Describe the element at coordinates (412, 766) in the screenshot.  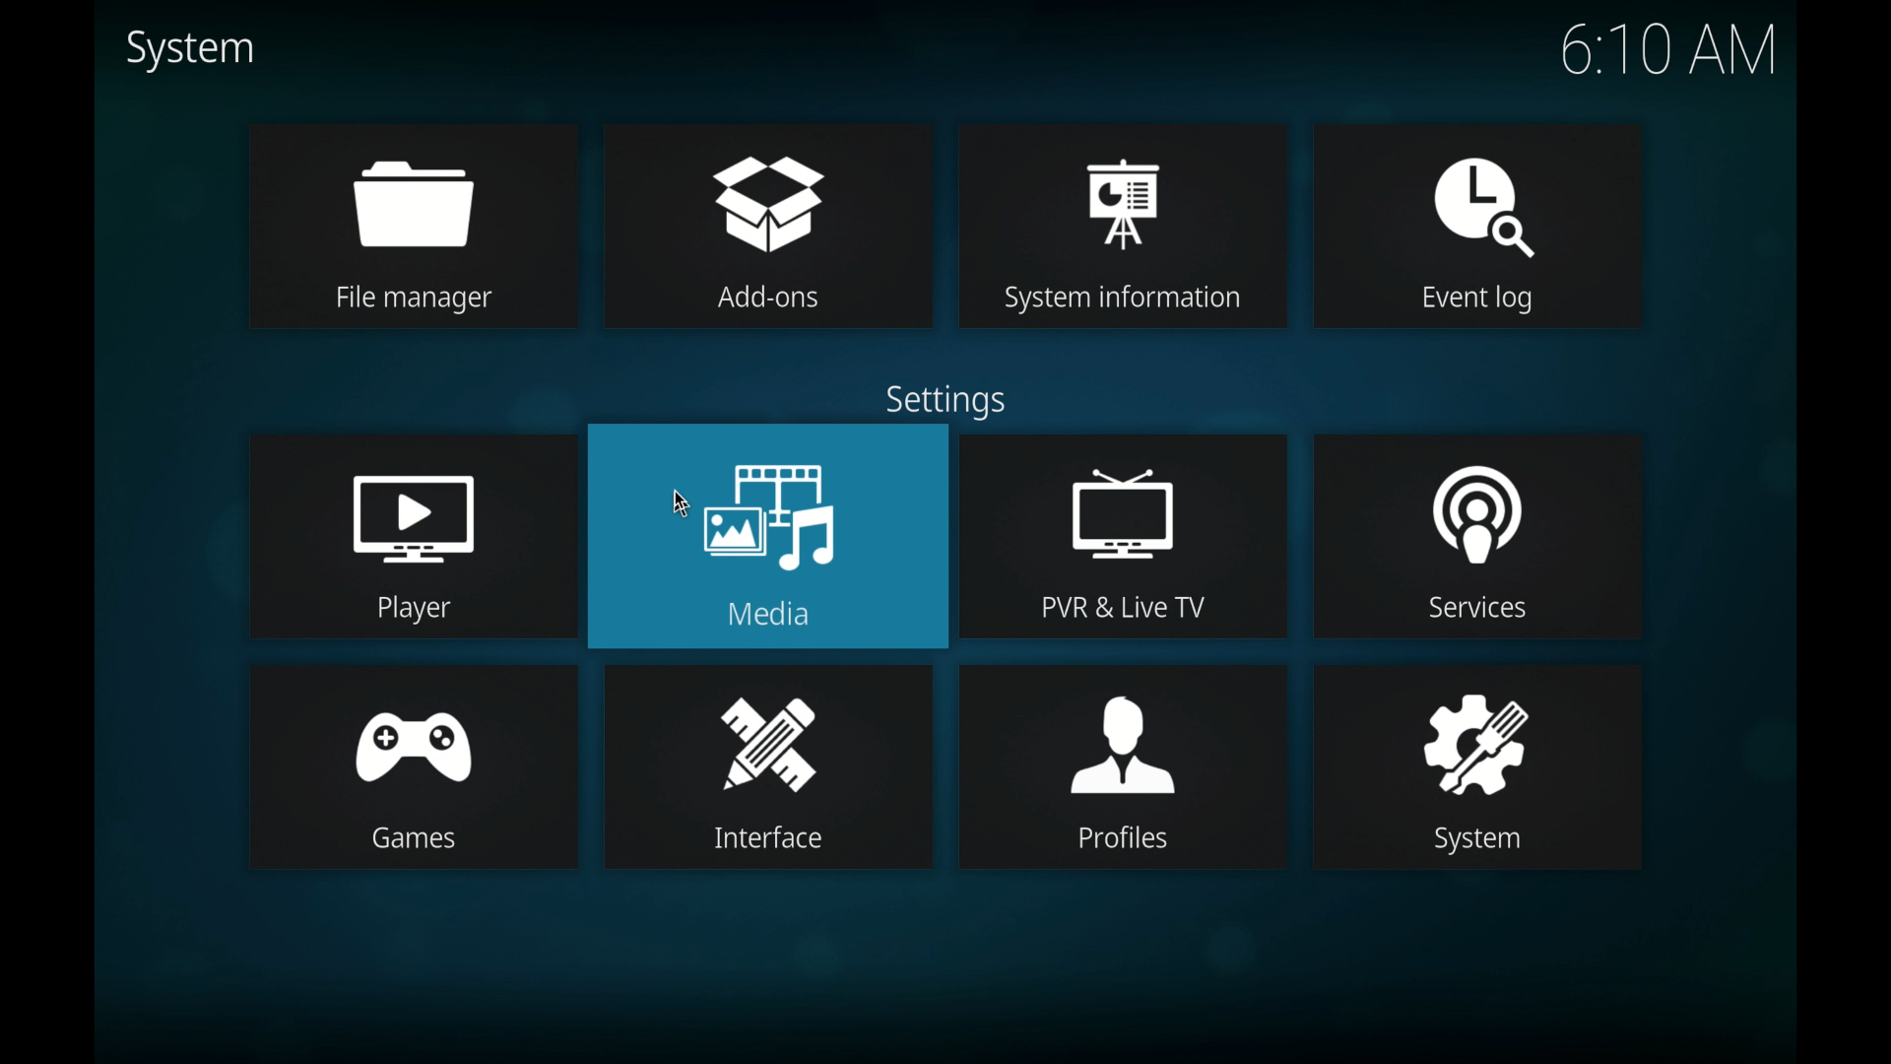
I see `games` at that location.